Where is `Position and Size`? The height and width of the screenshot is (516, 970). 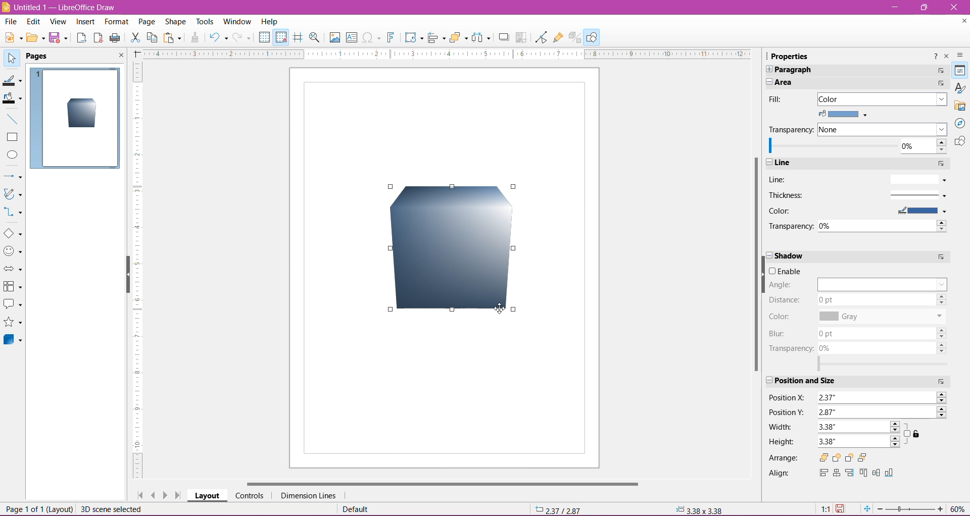
Position and Size is located at coordinates (821, 381).